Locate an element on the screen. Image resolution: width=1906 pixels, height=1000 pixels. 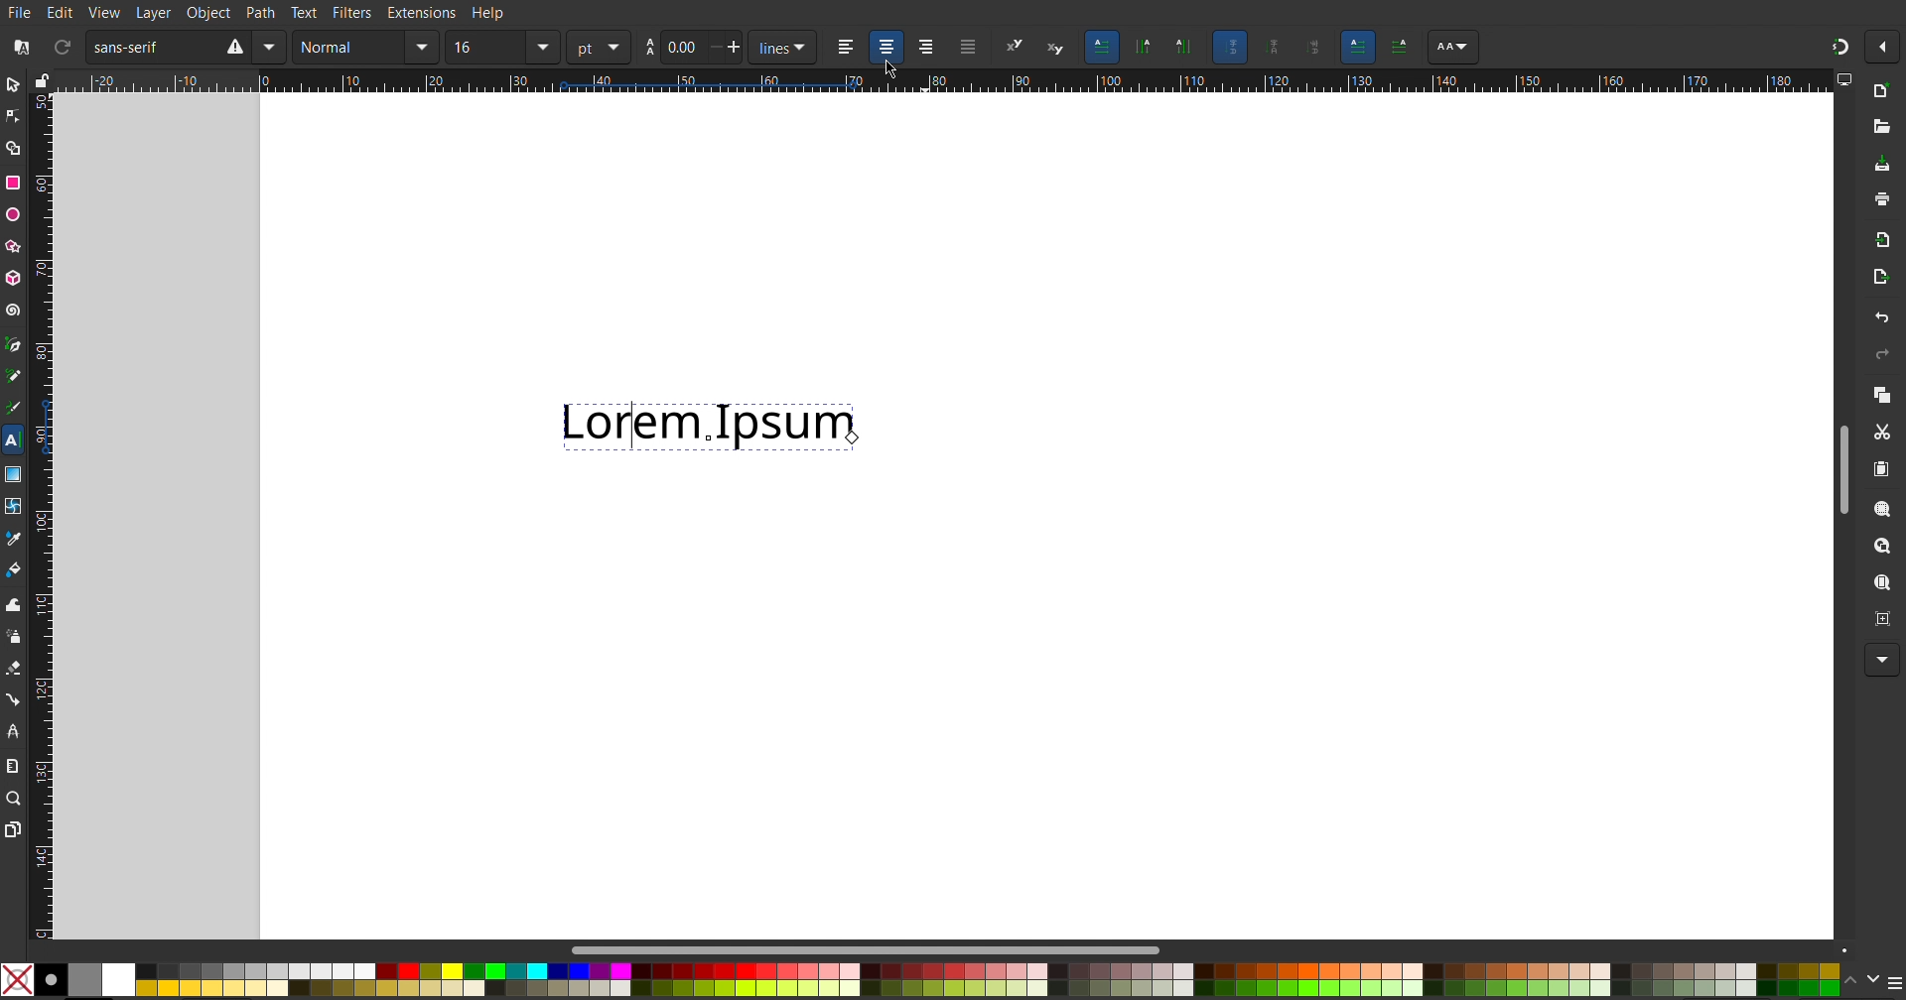
Units is located at coordinates (785, 48).